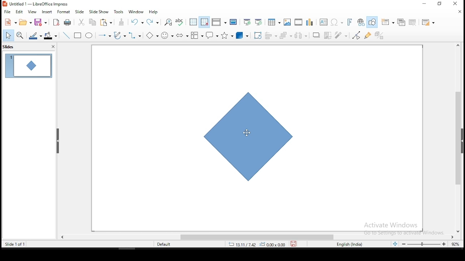 This screenshot has width=465, height=261. Describe the element at coordinates (56, 22) in the screenshot. I see `export as pdf` at that location.